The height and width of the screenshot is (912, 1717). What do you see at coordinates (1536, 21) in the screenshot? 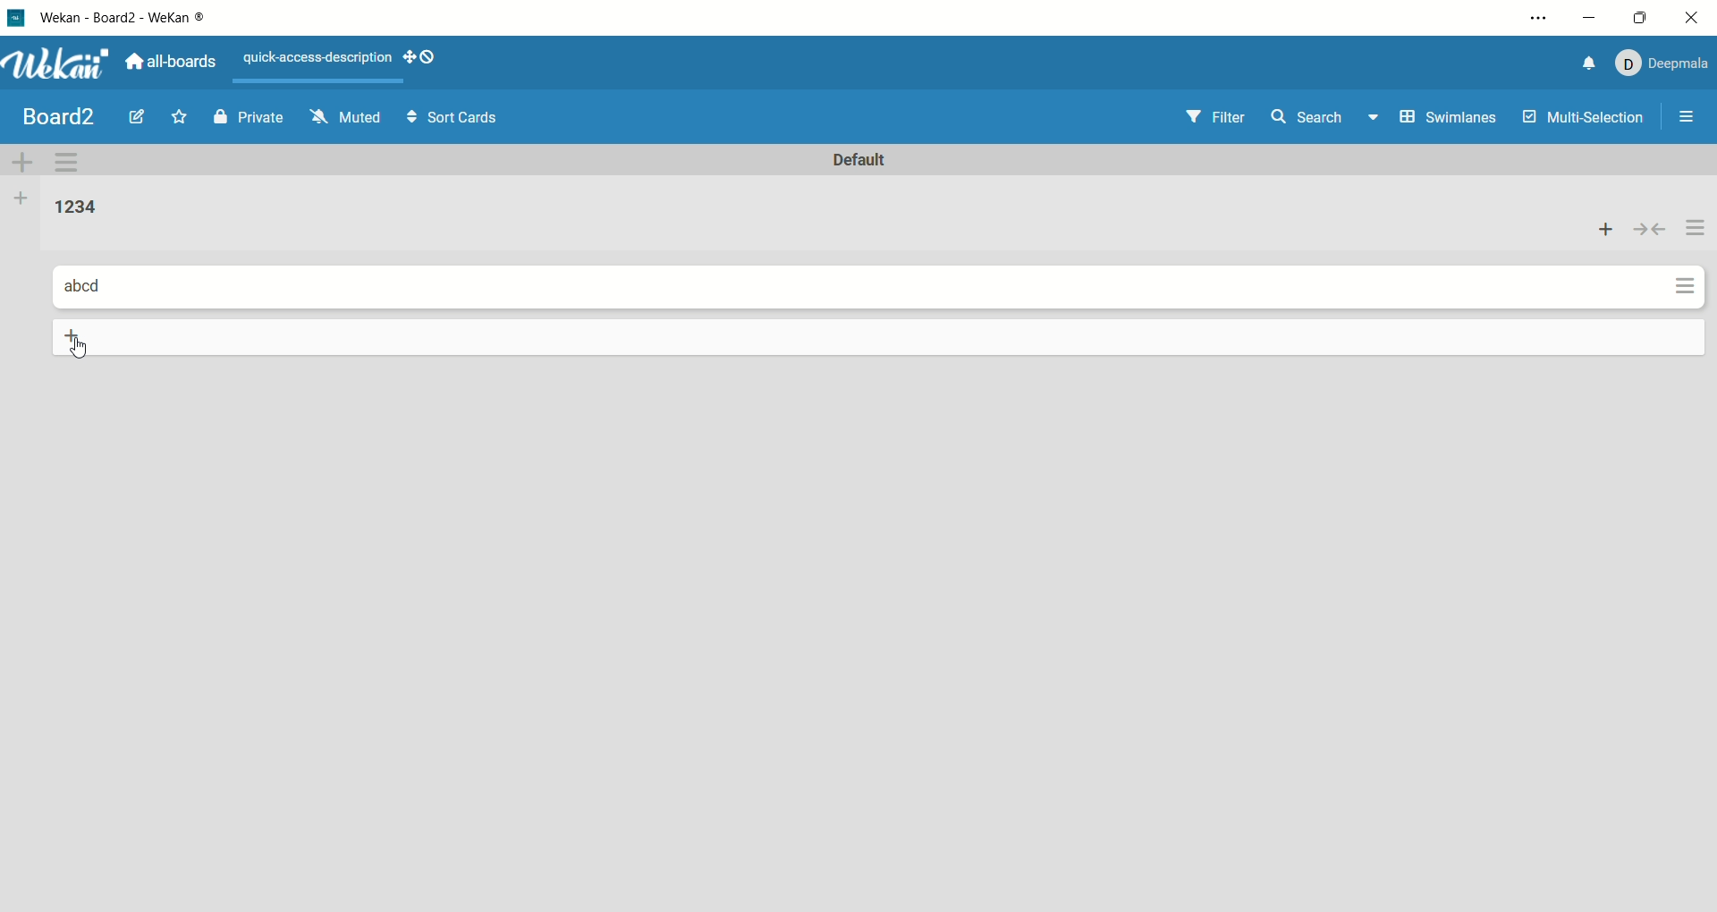
I see `settings and more` at bounding box center [1536, 21].